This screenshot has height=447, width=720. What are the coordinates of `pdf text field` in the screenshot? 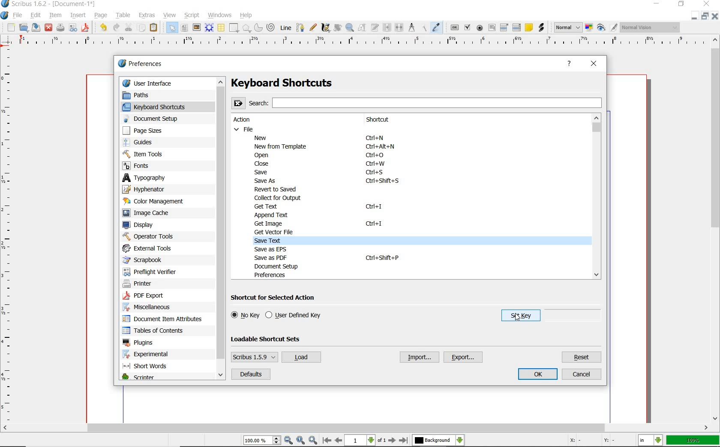 It's located at (492, 29).